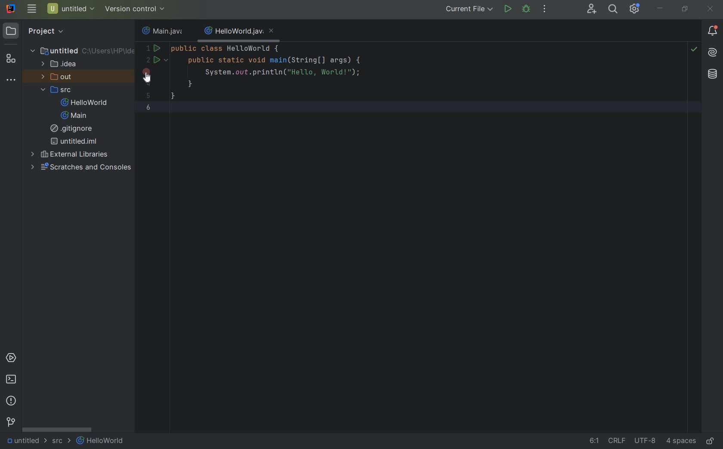  Describe the element at coordinates (711, 75) in the screenshot. I see `database` at that location.